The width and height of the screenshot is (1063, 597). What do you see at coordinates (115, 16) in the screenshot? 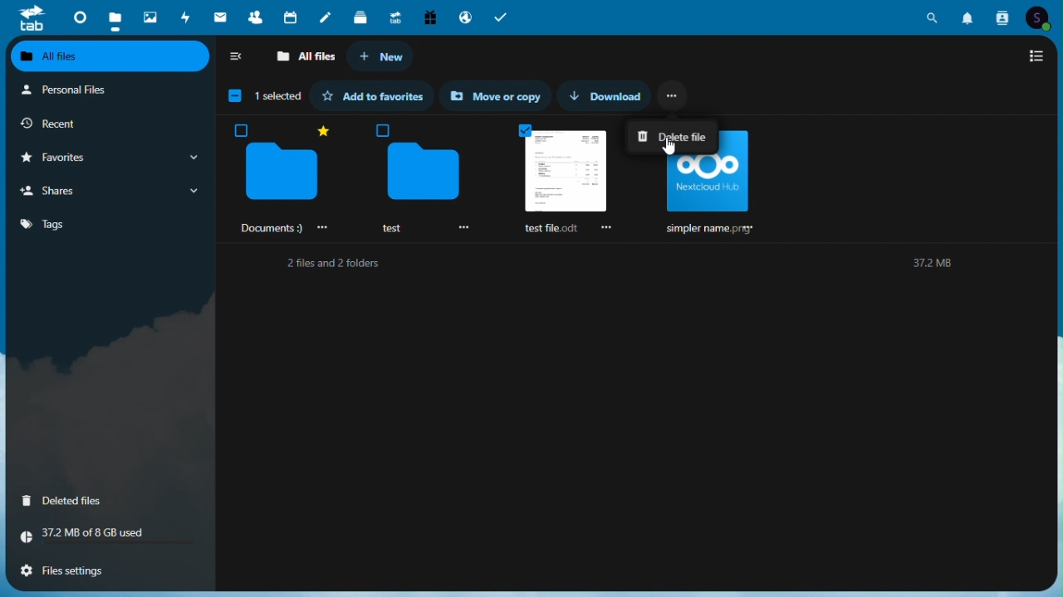
I see `Files` at bounding box center [115, 16].